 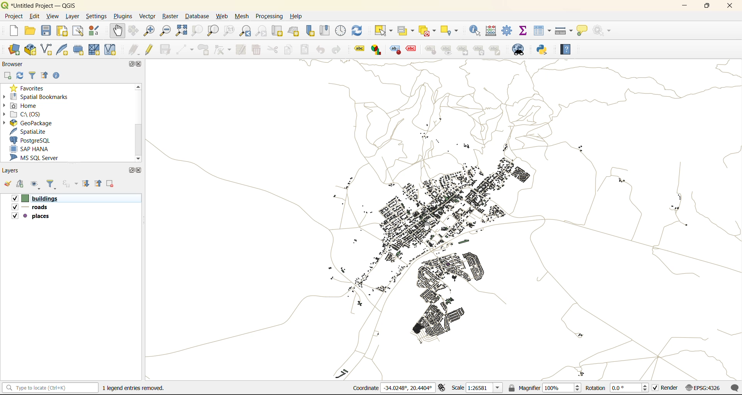 What do you see at coordinates (112, 49) in the screenshot?
I see `new virtual layer` at bounding box center [112, 49].